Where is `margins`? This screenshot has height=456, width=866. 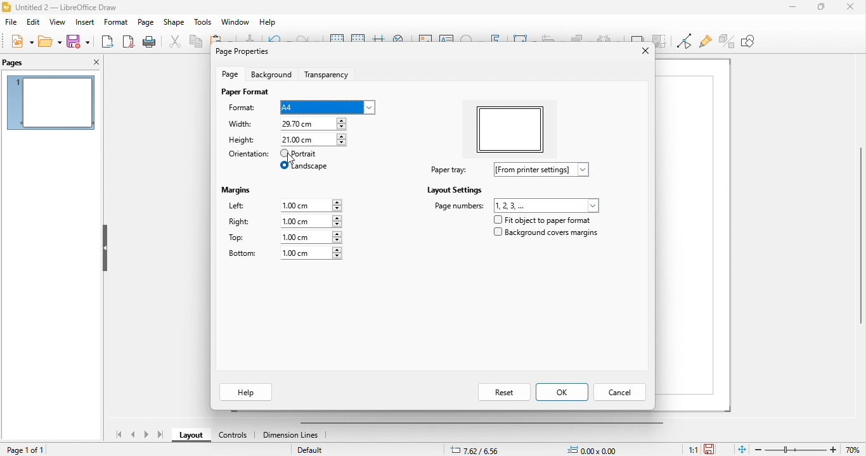
margins is located at coordinates (235, 190).